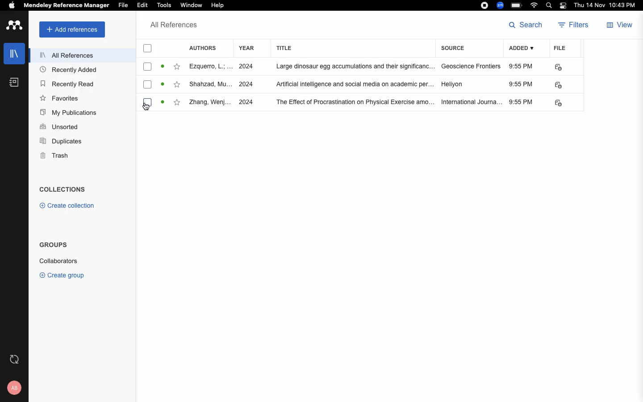  What do you see at coordinates (72, 29) in the screenshot?
I see `Add references` at bounding box center [72, 29].